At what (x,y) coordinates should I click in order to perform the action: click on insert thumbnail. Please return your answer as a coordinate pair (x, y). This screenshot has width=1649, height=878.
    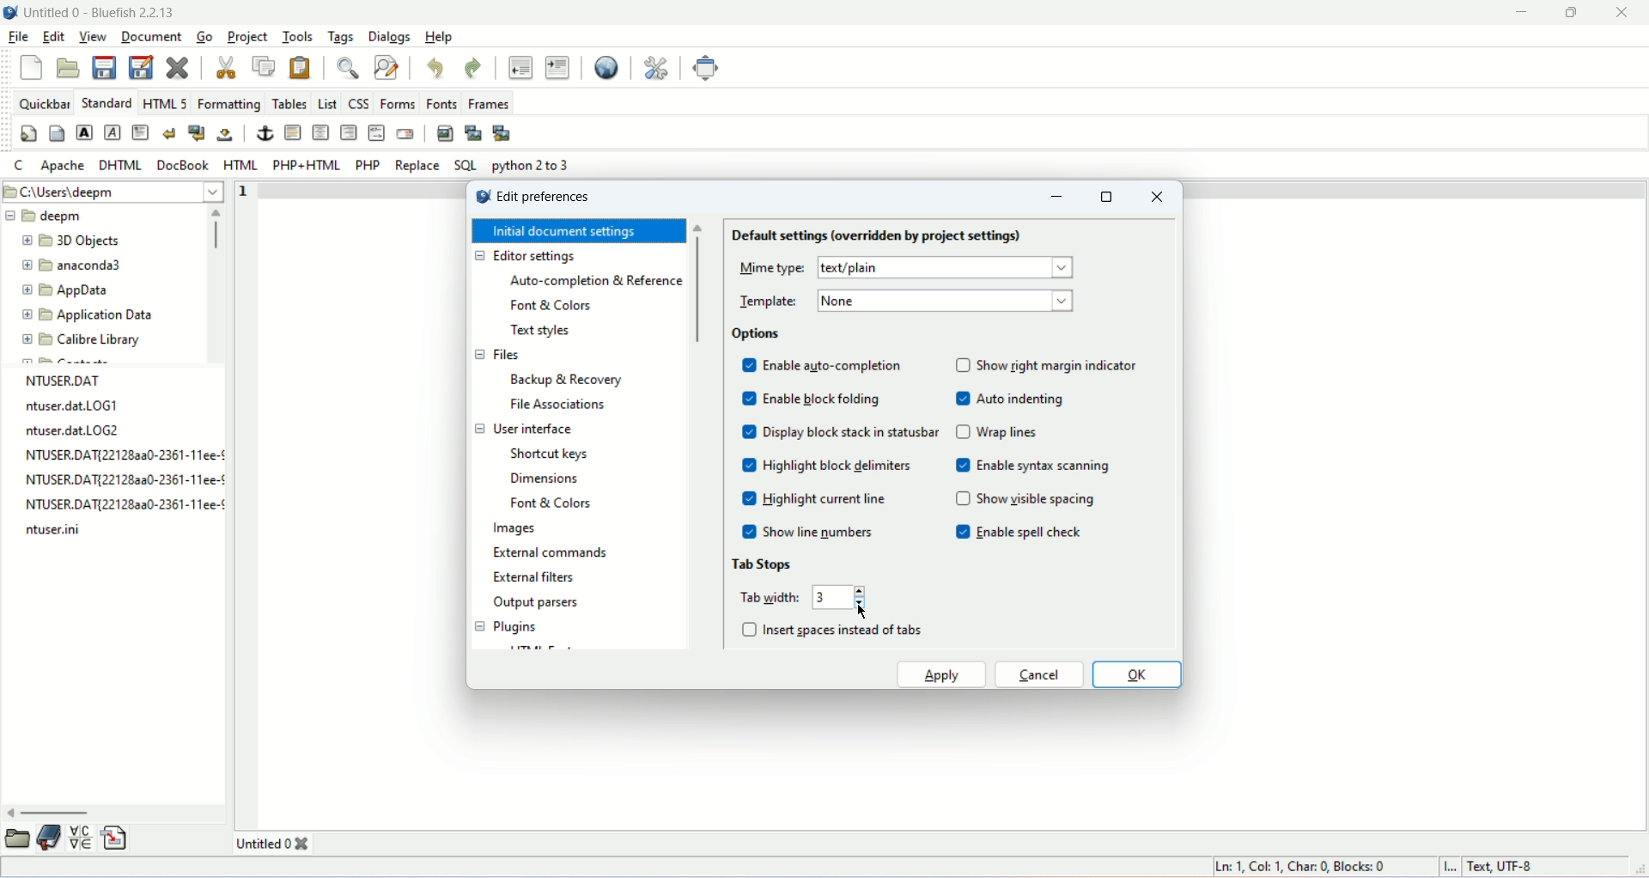
    Looking at the image, I should click on (471, 132).